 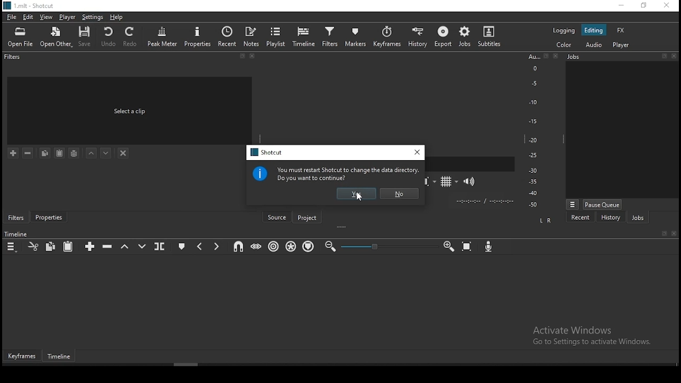 I want to click on bookmark, so click(x=242, y=57).